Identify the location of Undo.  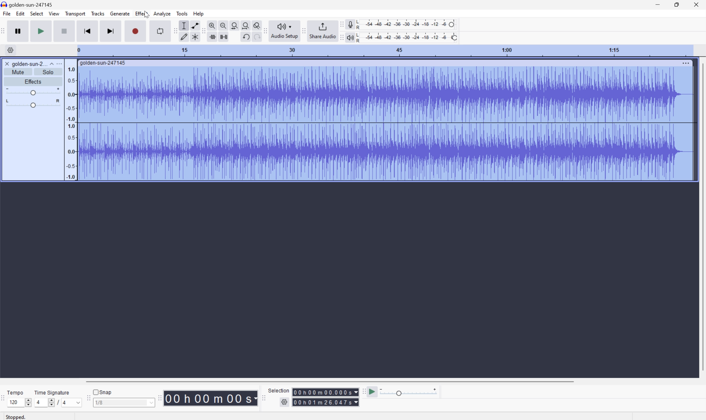
(246, 37).